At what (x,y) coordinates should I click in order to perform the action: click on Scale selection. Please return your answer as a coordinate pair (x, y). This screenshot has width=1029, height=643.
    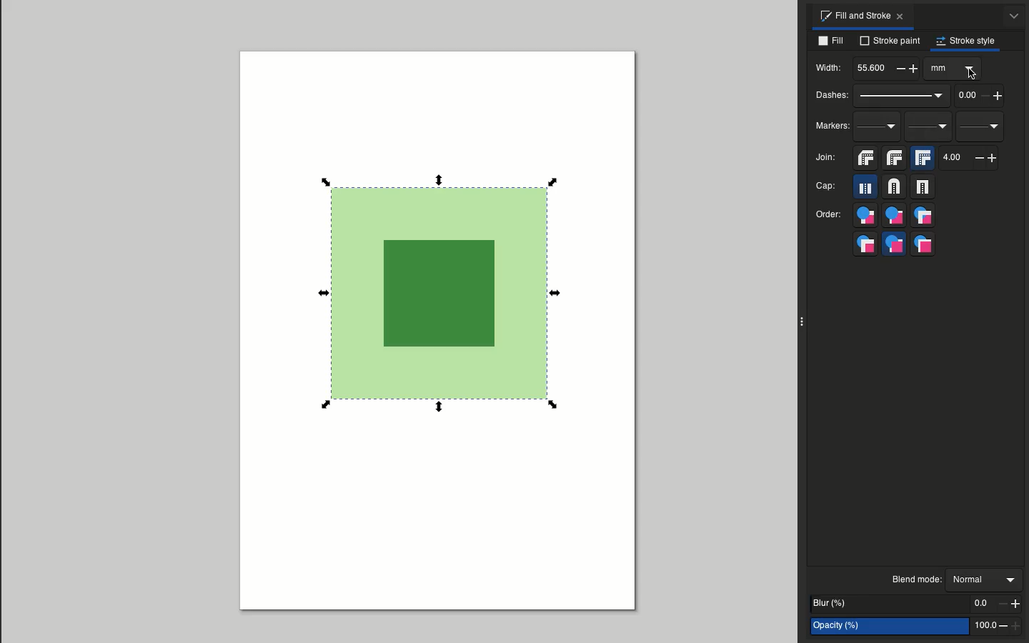
    Looking at the image, I should click on (449, 414).